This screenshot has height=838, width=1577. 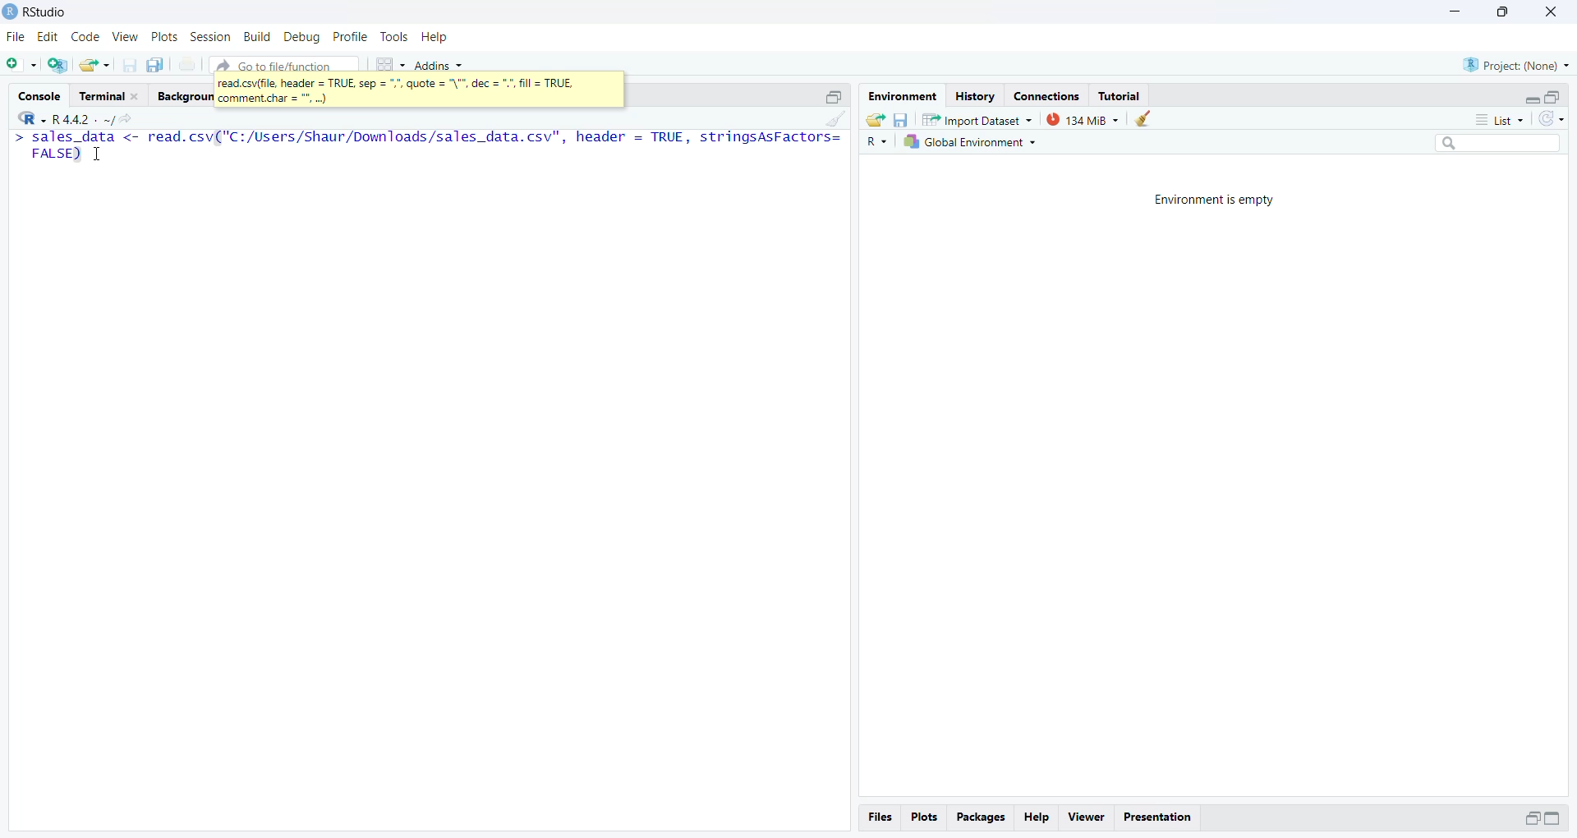 I want to click on Import Dataset, so click(x=980, y=122).